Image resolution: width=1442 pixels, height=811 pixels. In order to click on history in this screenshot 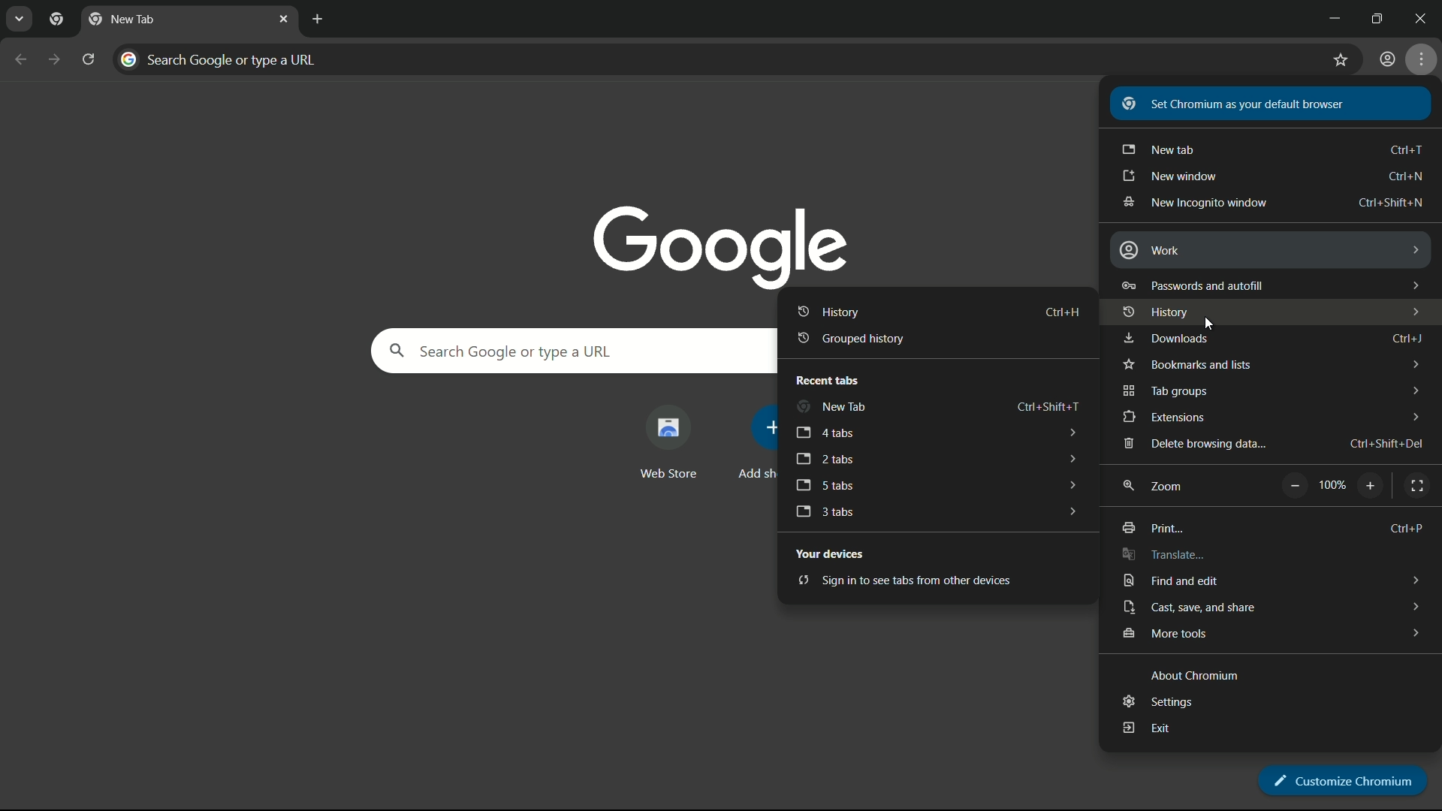, I will do `click(1157, 313)`.